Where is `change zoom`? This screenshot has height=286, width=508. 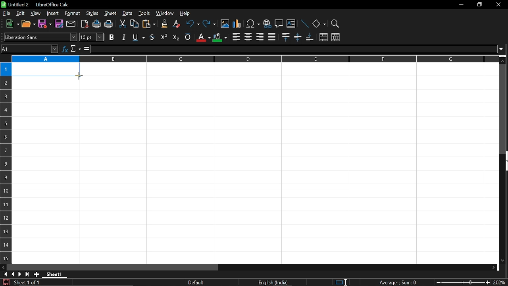 change zoom is located at coordinates (462, 282).